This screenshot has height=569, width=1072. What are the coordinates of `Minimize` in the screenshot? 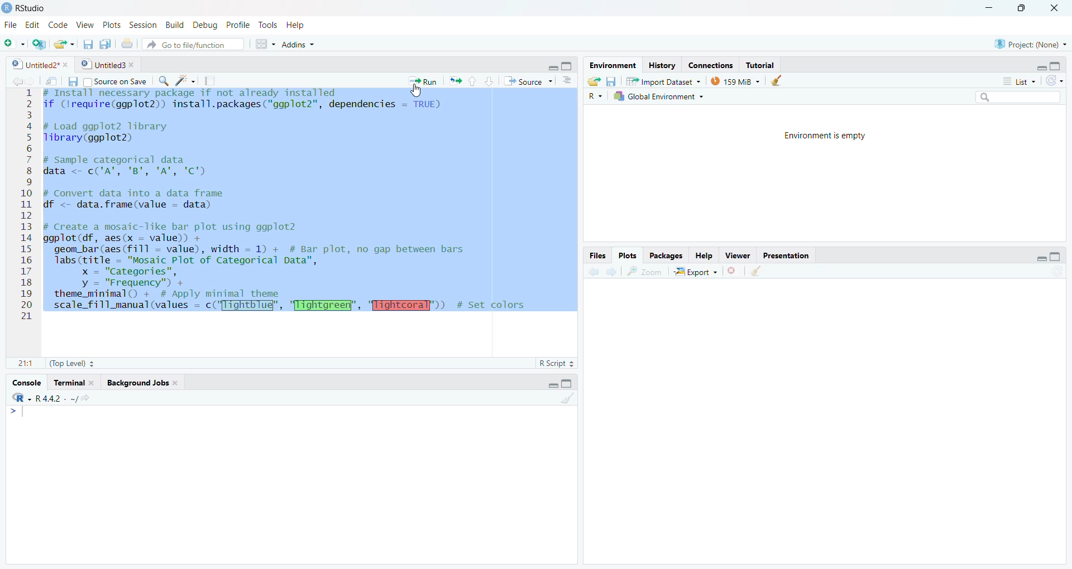 It's located at (552, 68).